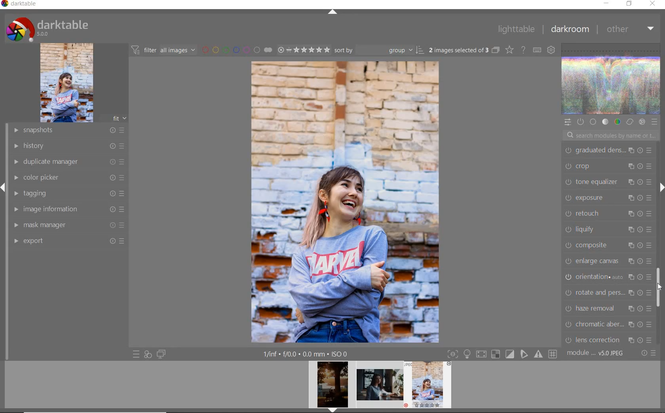 The height and width of the screenshot is (413, 665). Describe the element at coordinates (306, 354) in the screenshot. I see `other interface detal` at that location.